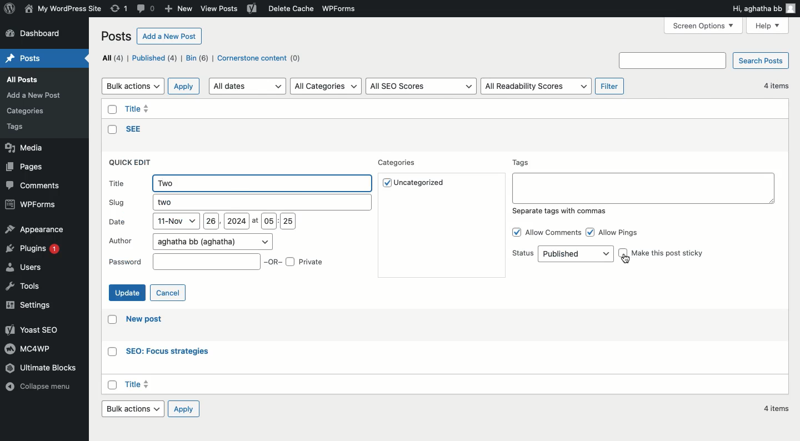  What do you see at coordinates (147, 321) in the screenshot?
I see `New post` at bounding box center [147, 321].